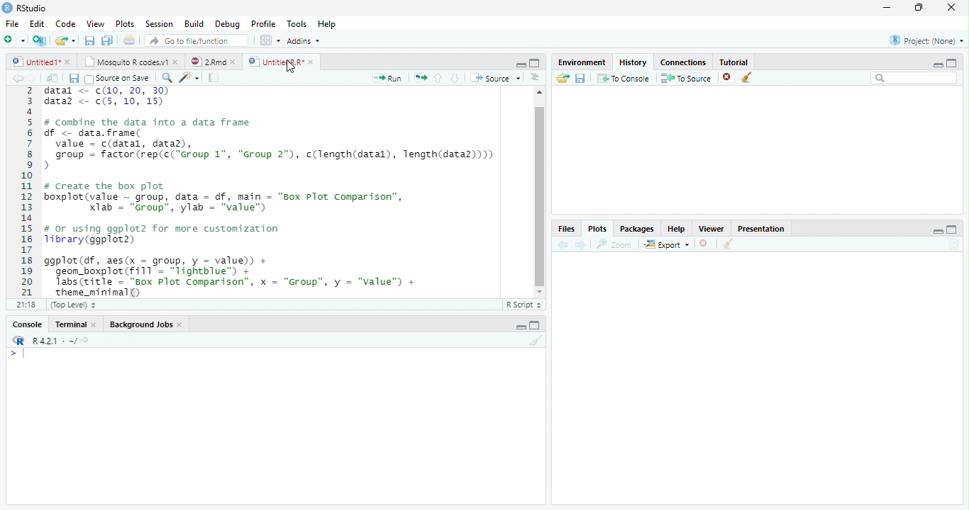 Image resolution: width=969 pixels, height=510 pixels. I want to click on R, so click(18, 341).